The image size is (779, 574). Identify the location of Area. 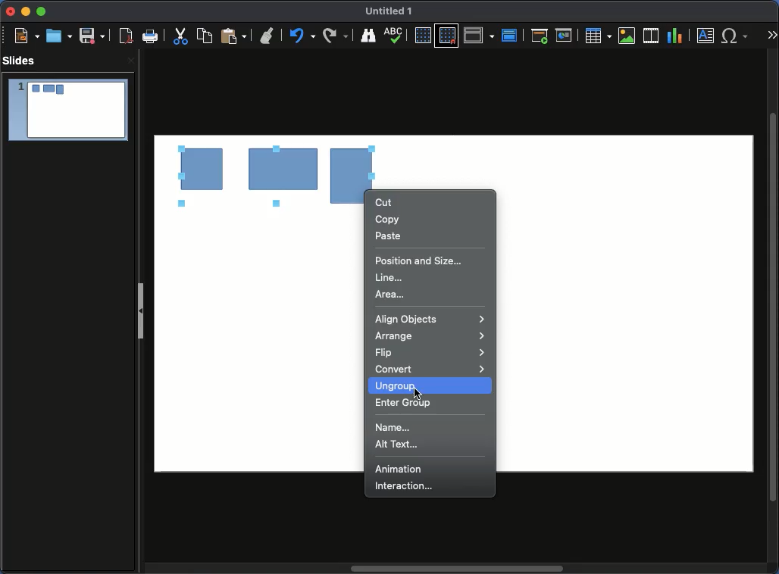
(393, 295).